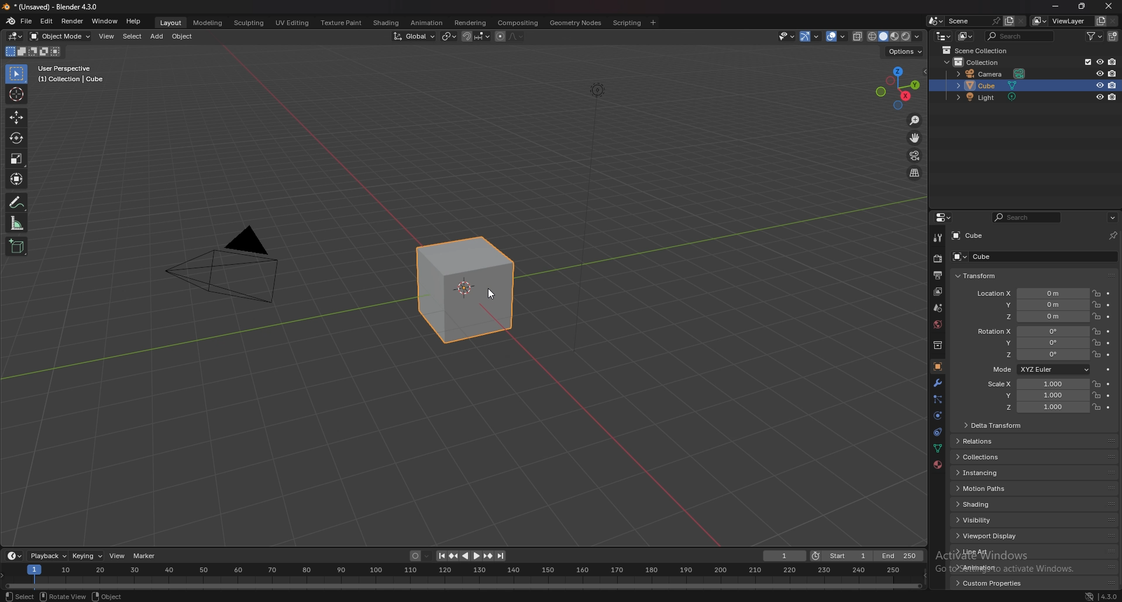  What do you see at coordinates (783, 556) in the screenshot?
I see `1` at bounding box center [783, 556].